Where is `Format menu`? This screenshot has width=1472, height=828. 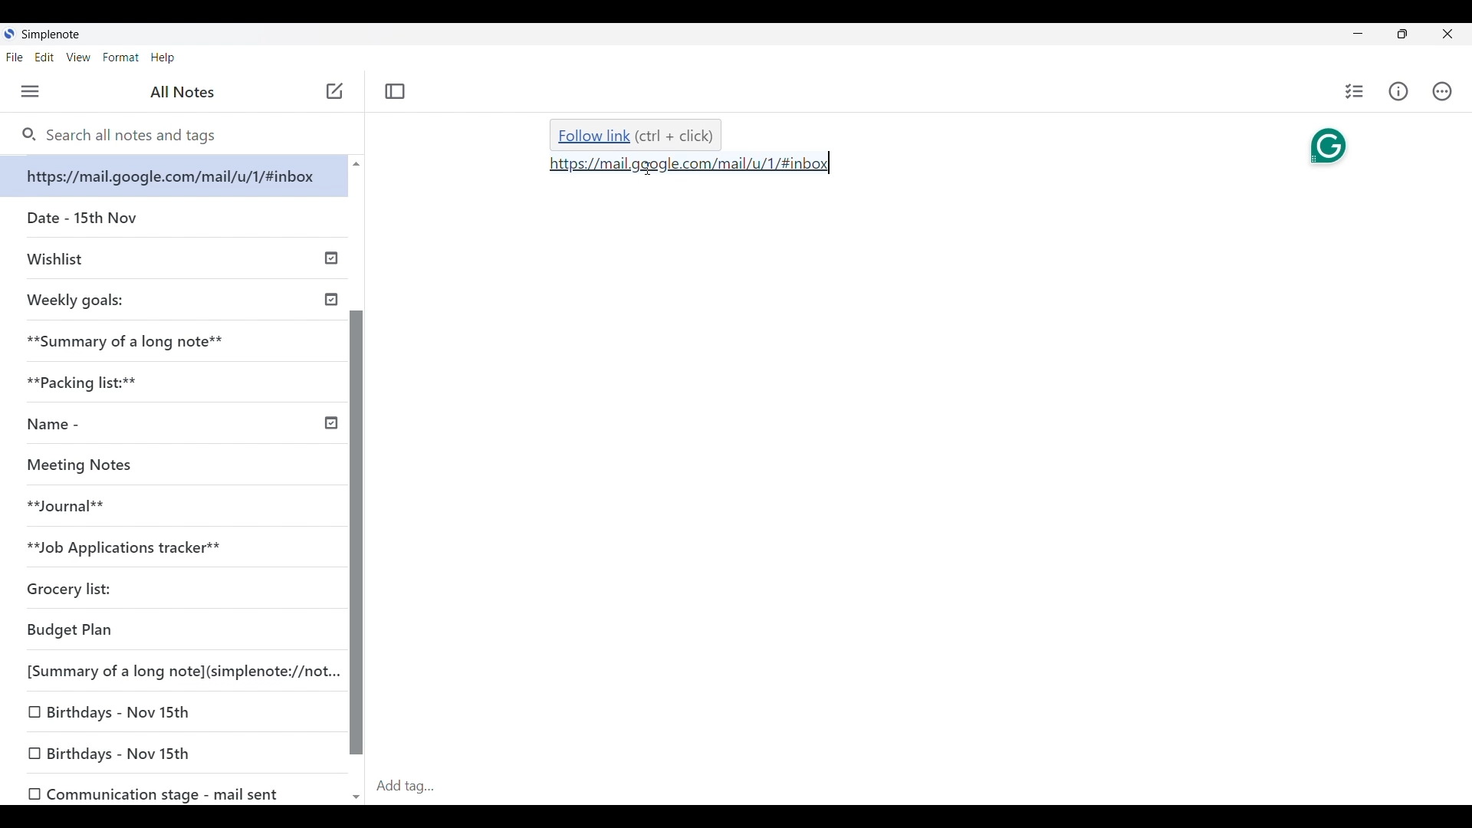
Format menu is located at coordinates (120, 58).